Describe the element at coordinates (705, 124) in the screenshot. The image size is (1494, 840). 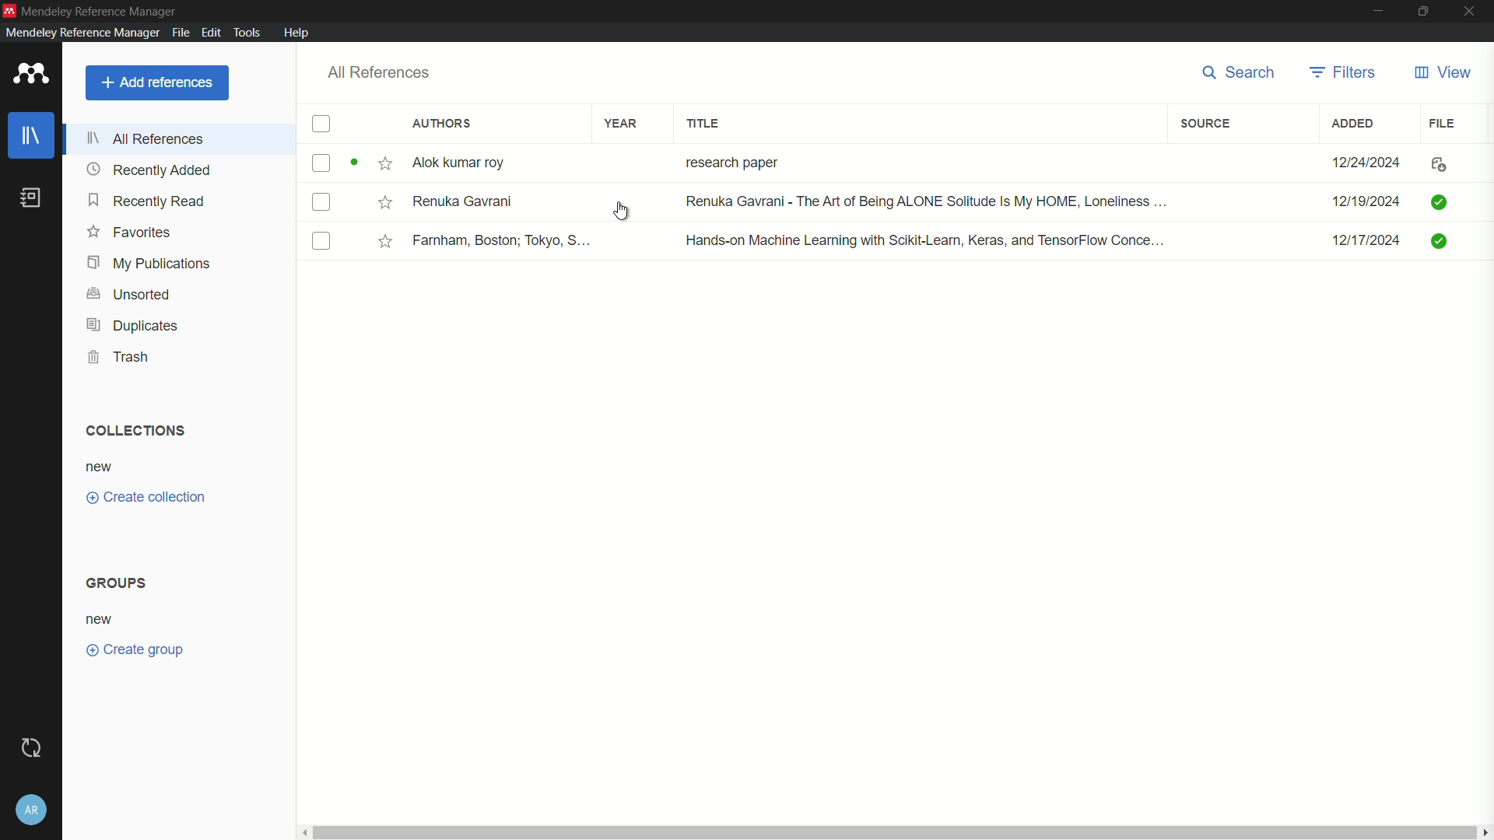
I see `title` at that location.